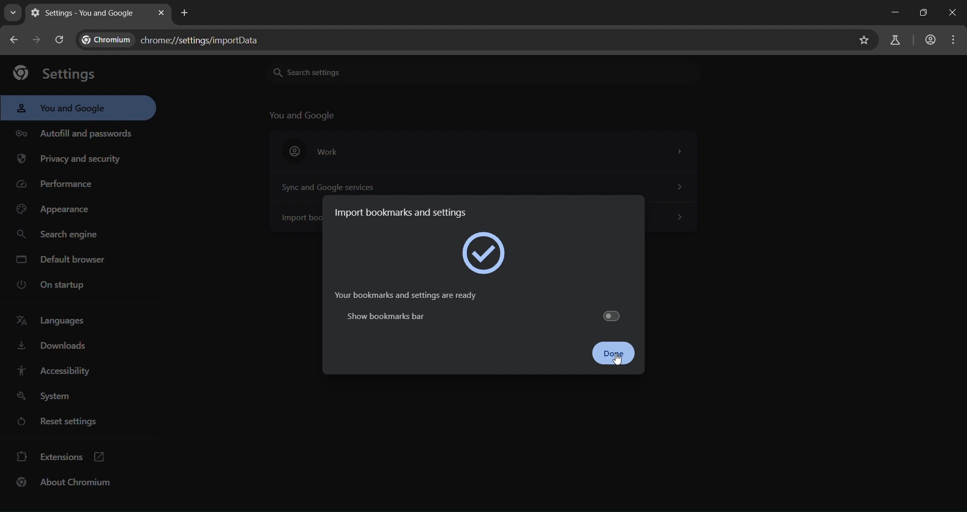  What do you see at coordinates (39, 39) in the screenshot?
I see `go forward page` at bounding box center [39, 39].